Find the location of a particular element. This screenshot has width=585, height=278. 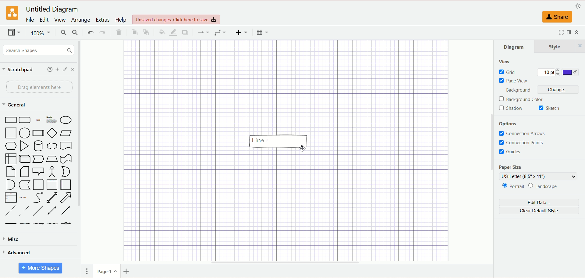

view is located at coordinates (507, 61).